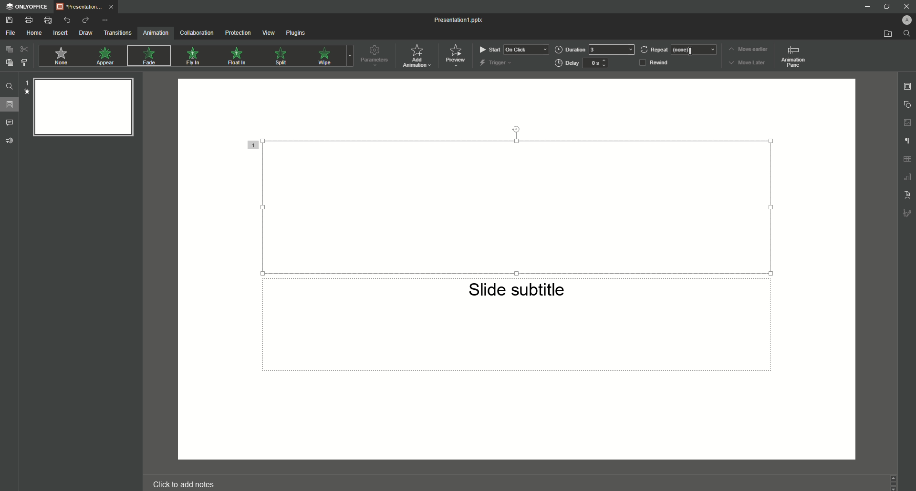  Describe the element at coordinates (12, 19) in the screenshot. I see `Save` at that location.